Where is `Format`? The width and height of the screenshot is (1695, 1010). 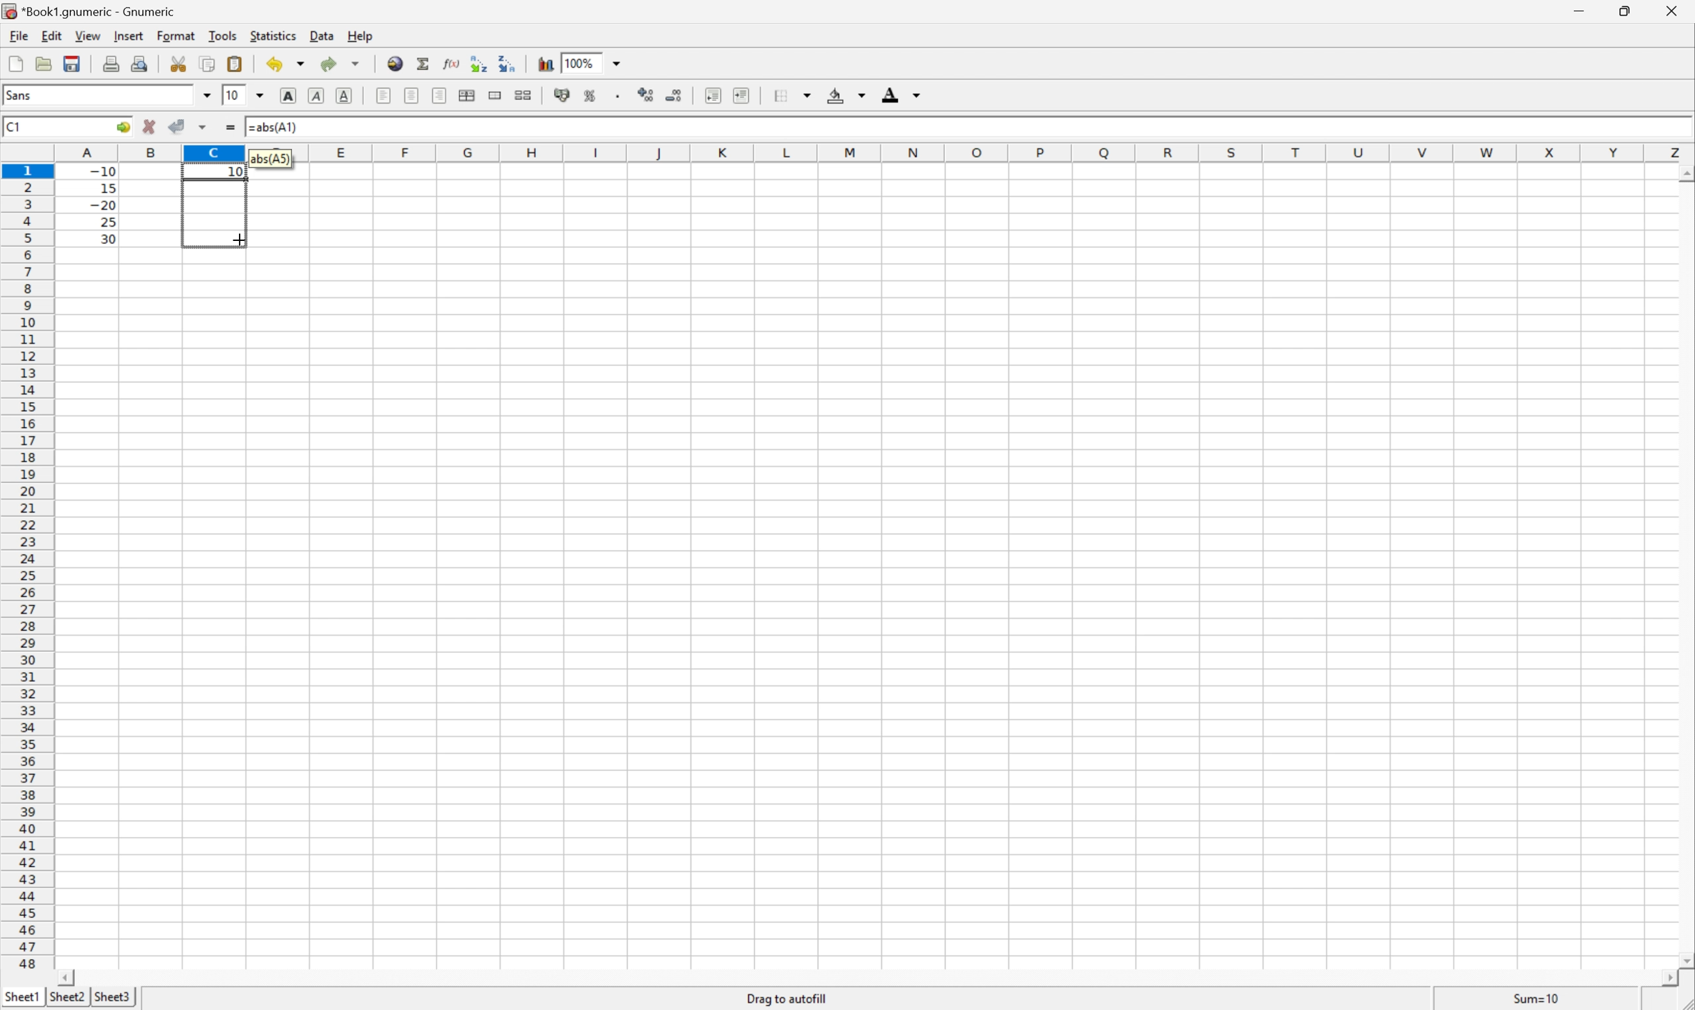 Format is located at coordinates (178, 34).